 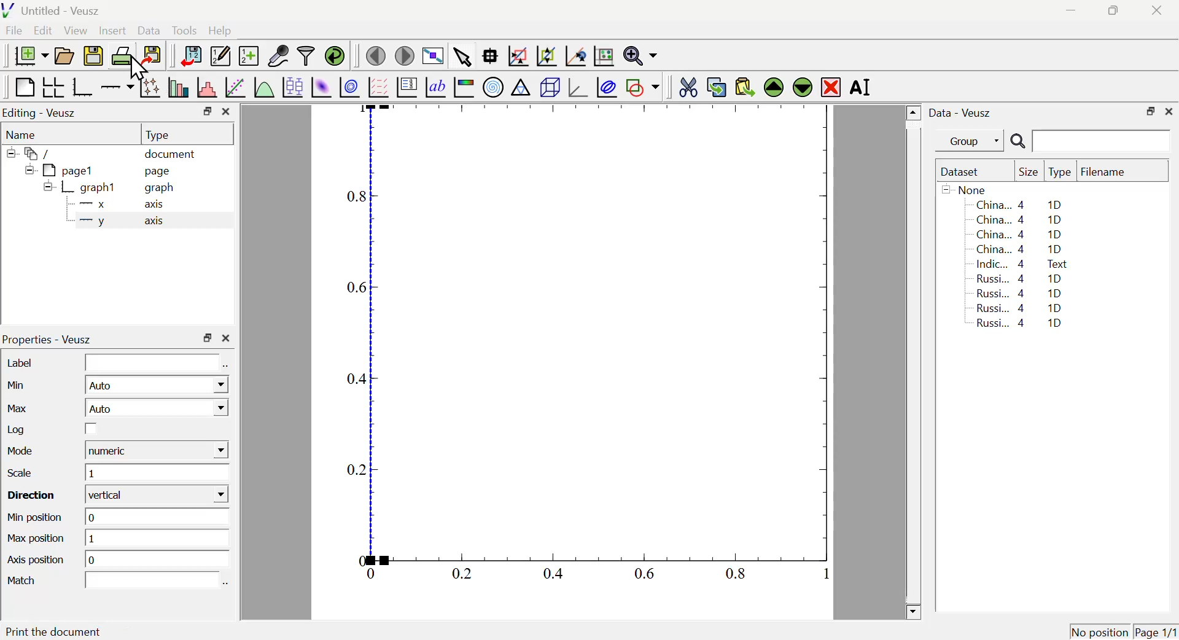 I want to click on Group, so click(x=973, y=142).